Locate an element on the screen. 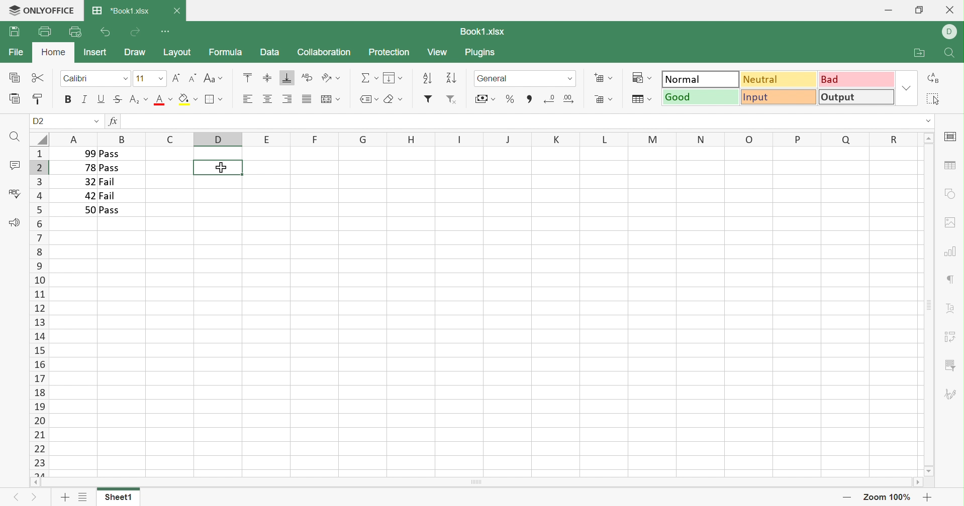 The width and height of the screenshot is (964, 506). Filter is located at coordinates (428, 99).